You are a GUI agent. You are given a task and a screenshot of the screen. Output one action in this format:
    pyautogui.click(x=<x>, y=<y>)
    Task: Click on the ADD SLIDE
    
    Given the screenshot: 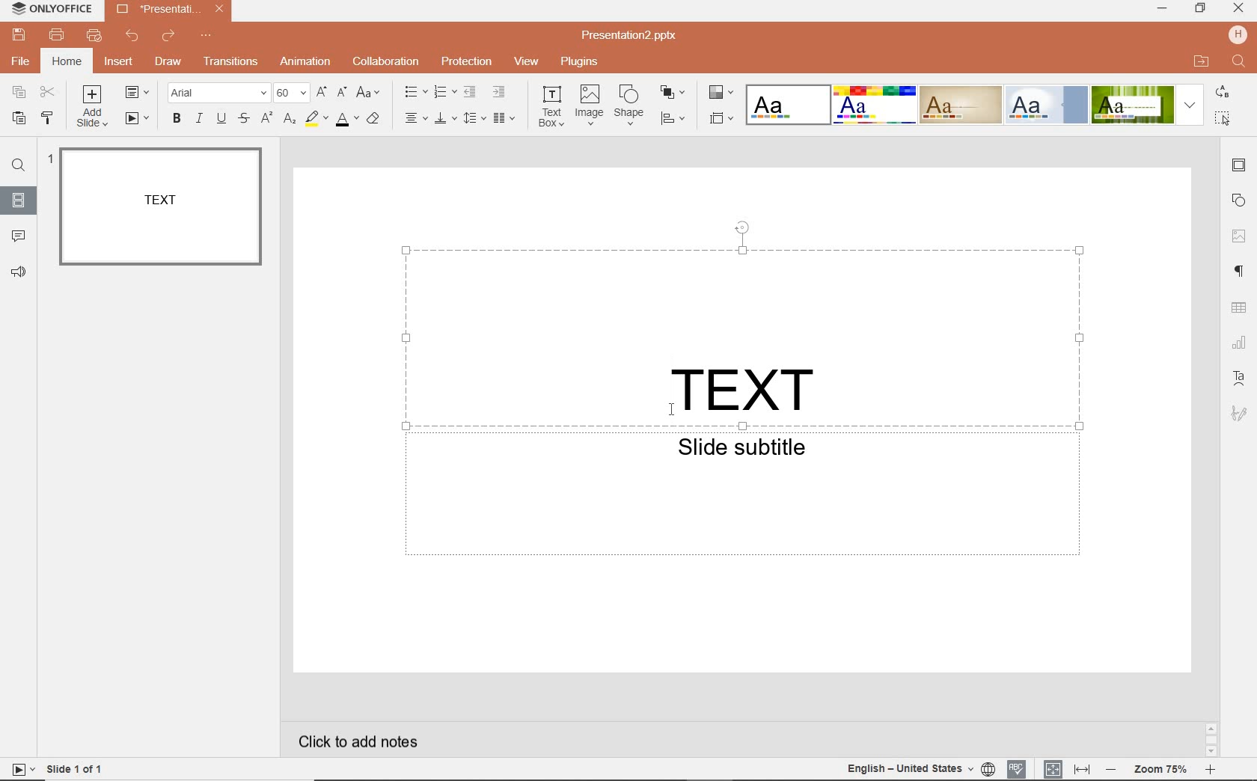 What is the action you would take?
    pyautogui.click(x=96, y=106)
    